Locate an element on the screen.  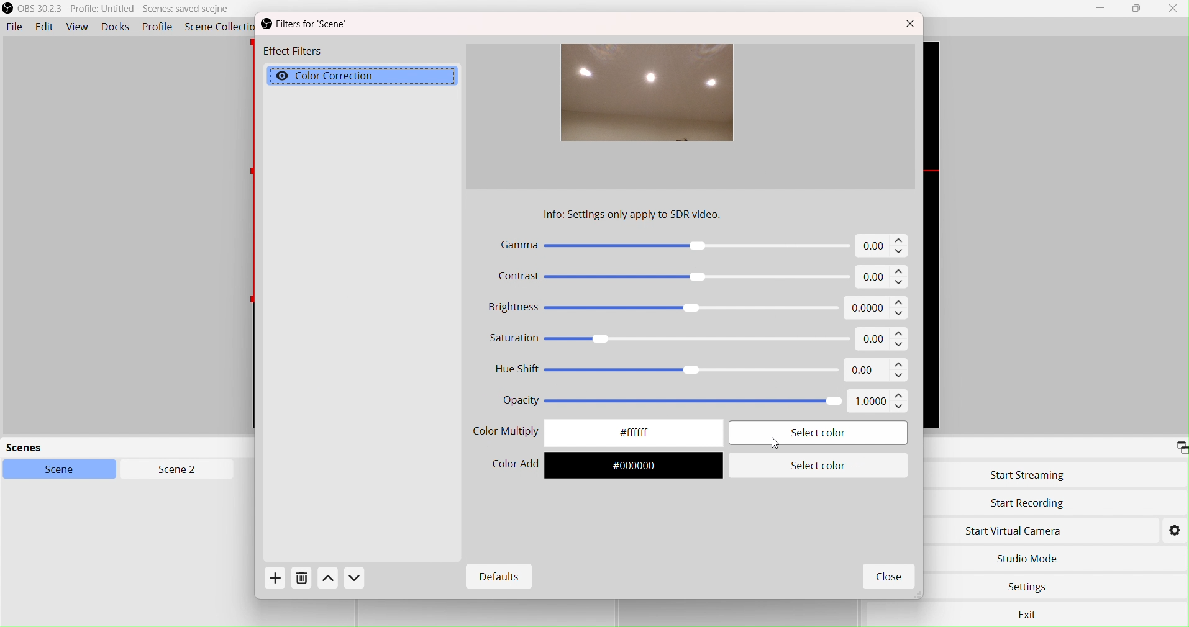
Close is located at coordinates (913, 24).